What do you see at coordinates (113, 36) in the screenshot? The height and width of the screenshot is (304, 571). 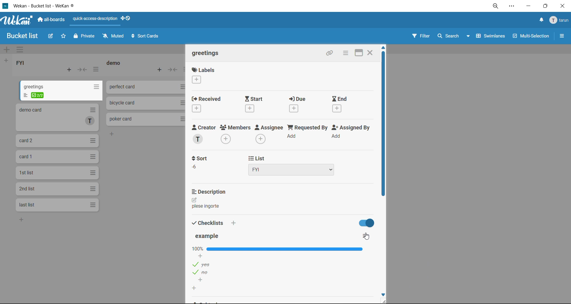 I see `muted` at bounding box center [113, 36].